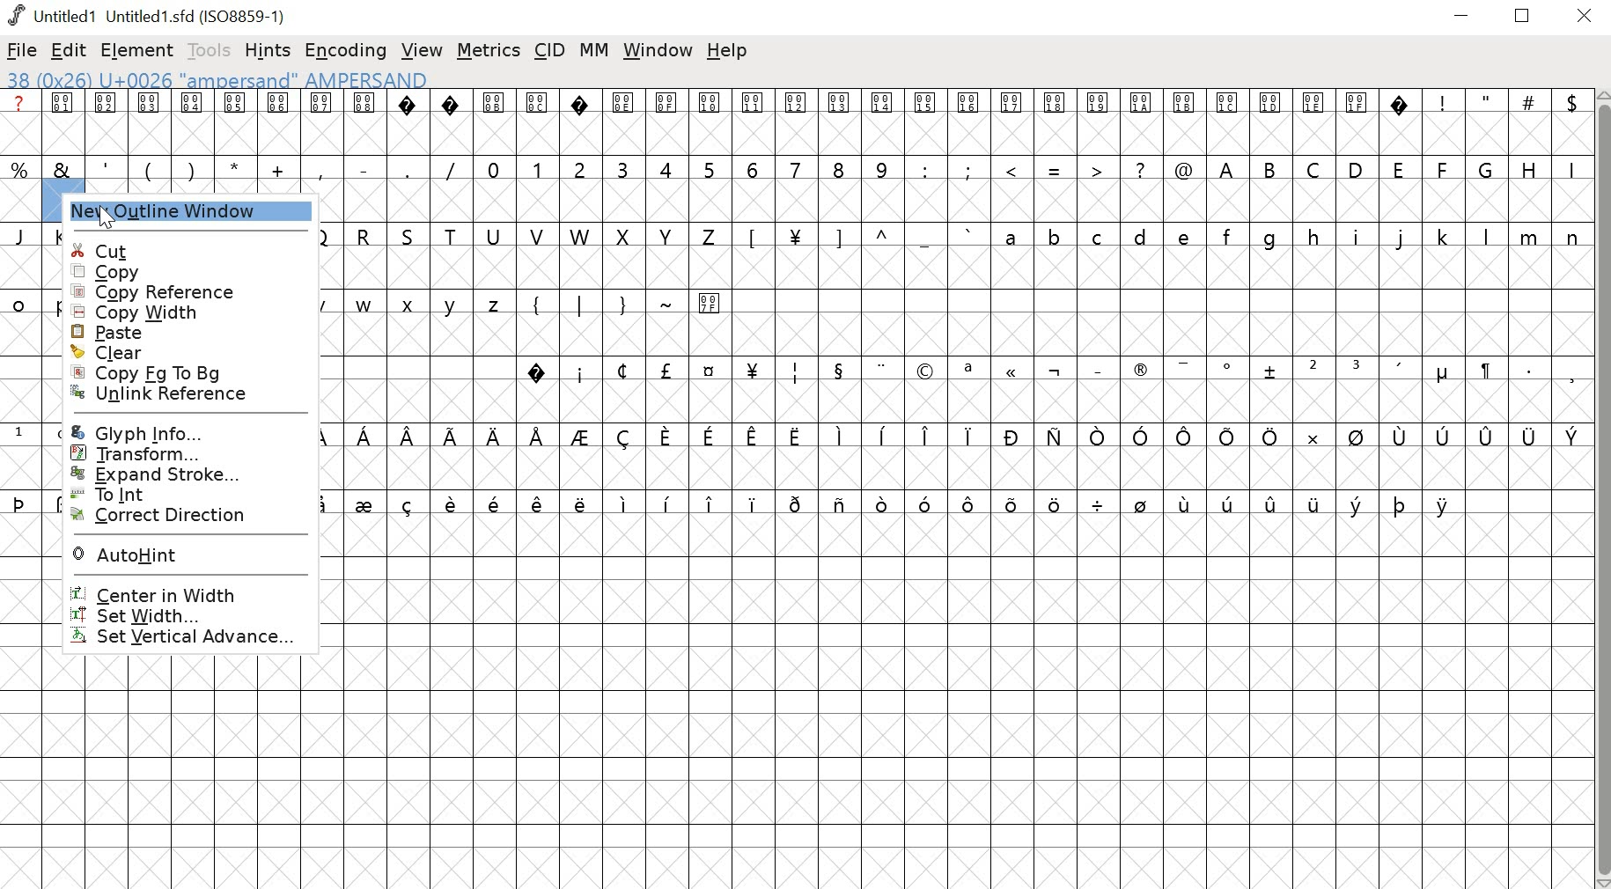  Describe the element at coordinates (797, 502) in the screenshot. I see `symbol` at that location.